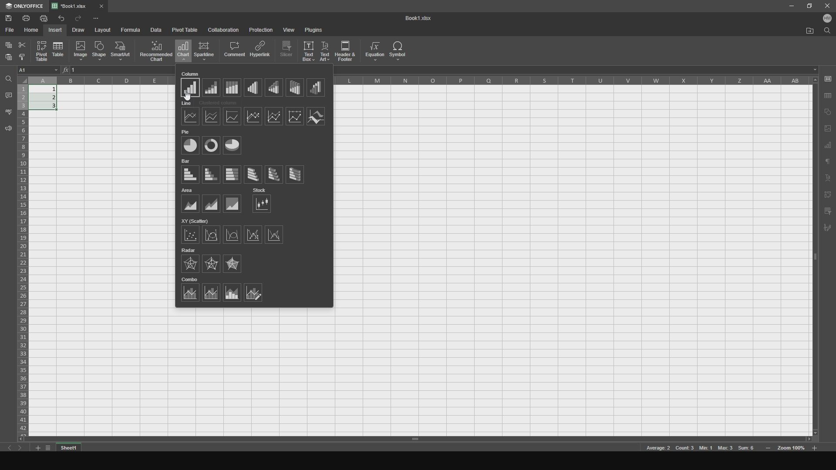 The height and width of the screenshot is (470, 836). What do you see at coordinates (131, 30) in the screenshot?
I see `formula` at bounding box center [131, 30].